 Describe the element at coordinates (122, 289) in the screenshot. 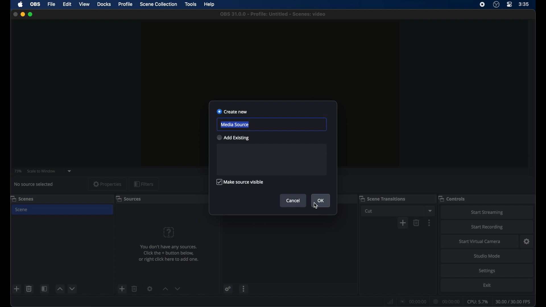

I see `add` at that location.